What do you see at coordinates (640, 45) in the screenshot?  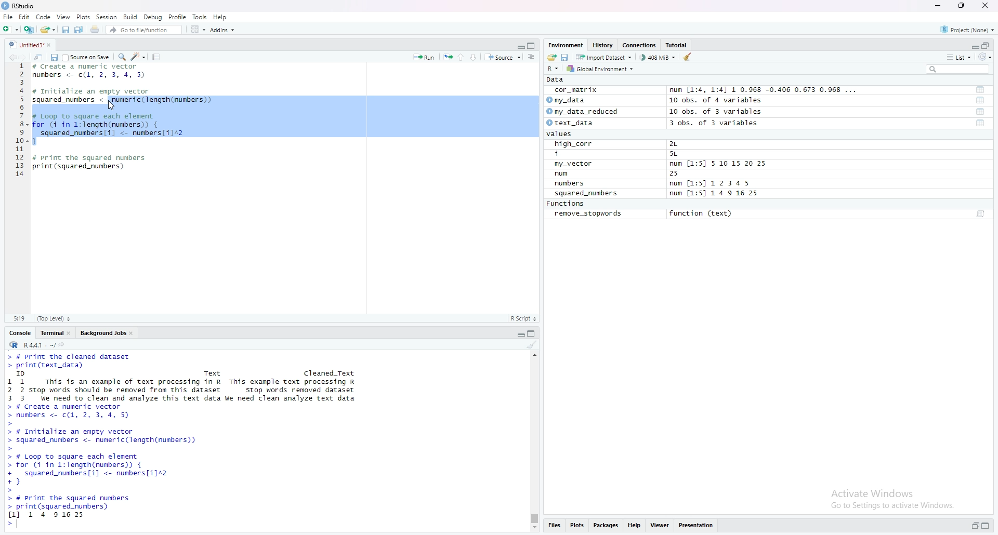 I see `Connections` at bounding box center [640, 45].